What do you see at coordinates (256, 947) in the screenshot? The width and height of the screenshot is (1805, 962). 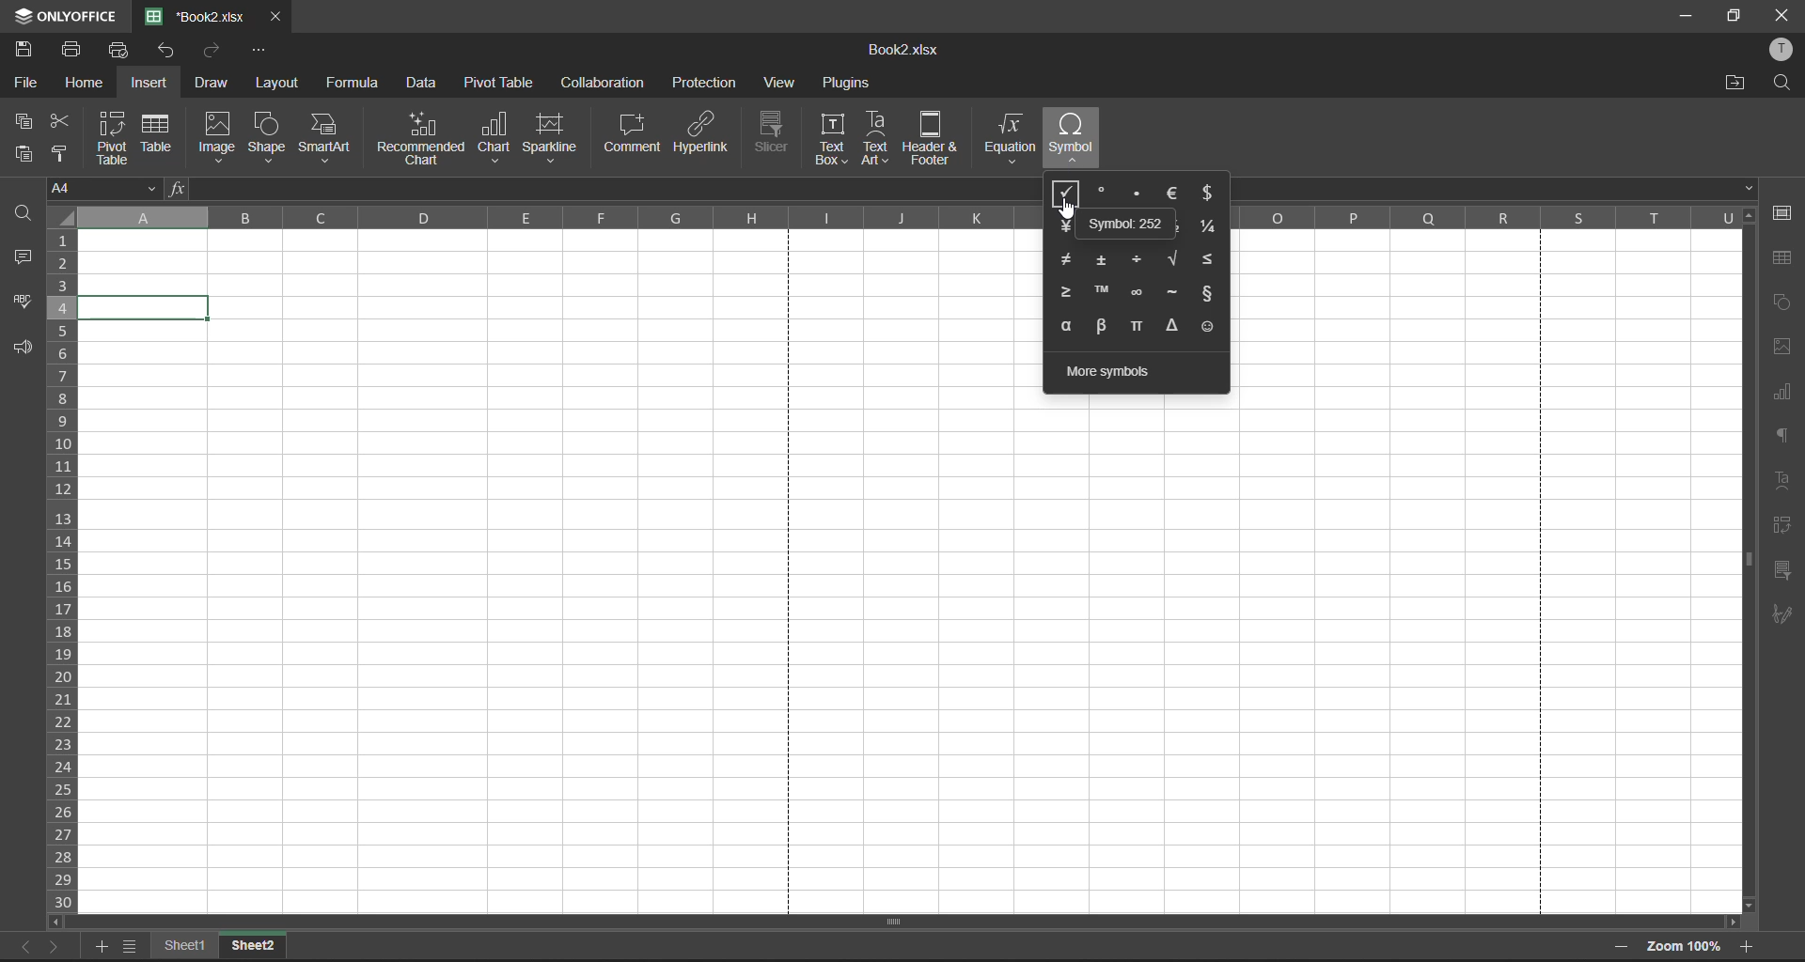 I see `Sheet2` at bounding box center [256, 947].